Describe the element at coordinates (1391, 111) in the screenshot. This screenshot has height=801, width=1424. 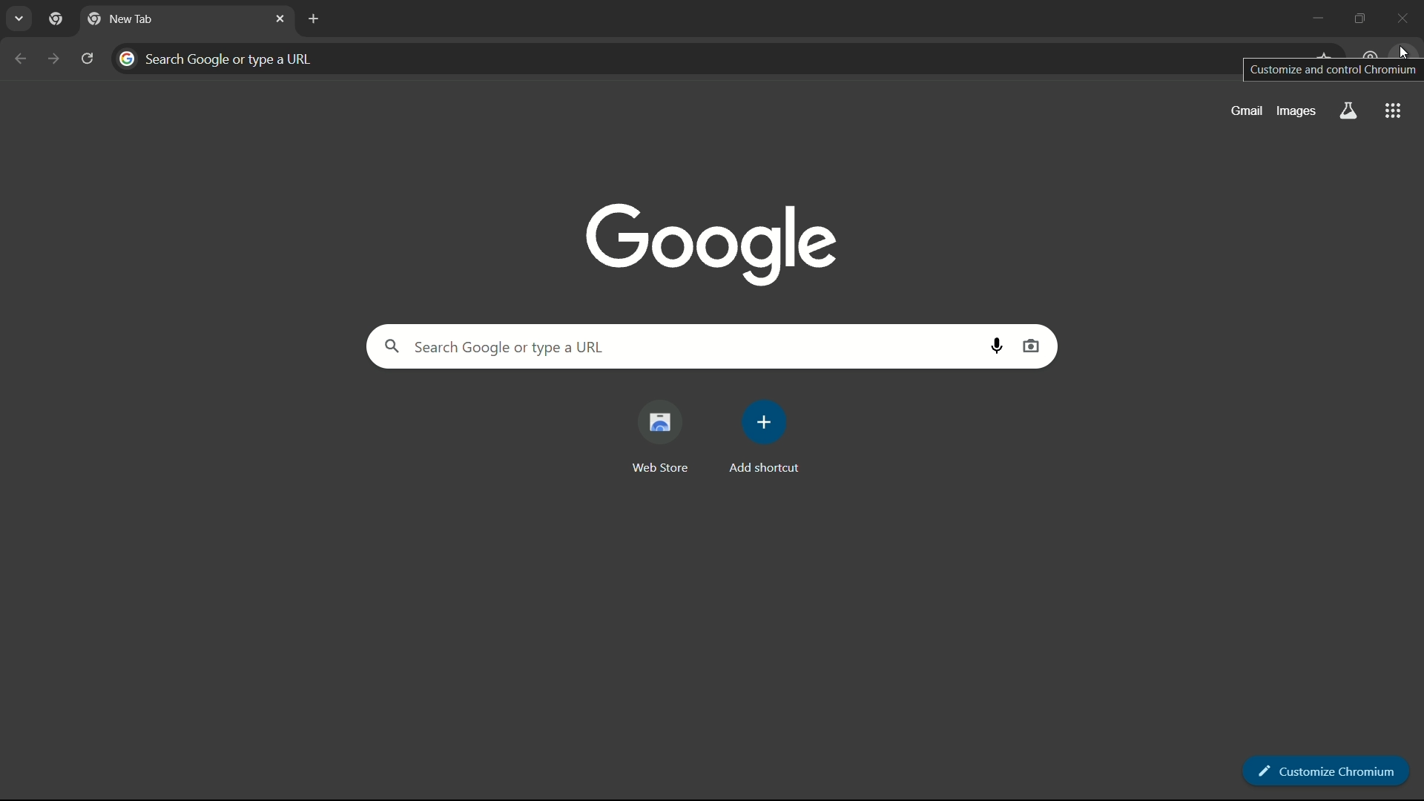
I see `more apps` at that location.